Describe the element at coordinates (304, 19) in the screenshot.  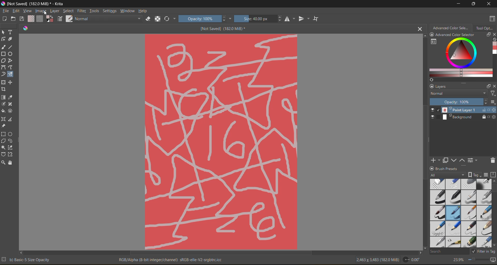
I see `flip vertically` at that location.